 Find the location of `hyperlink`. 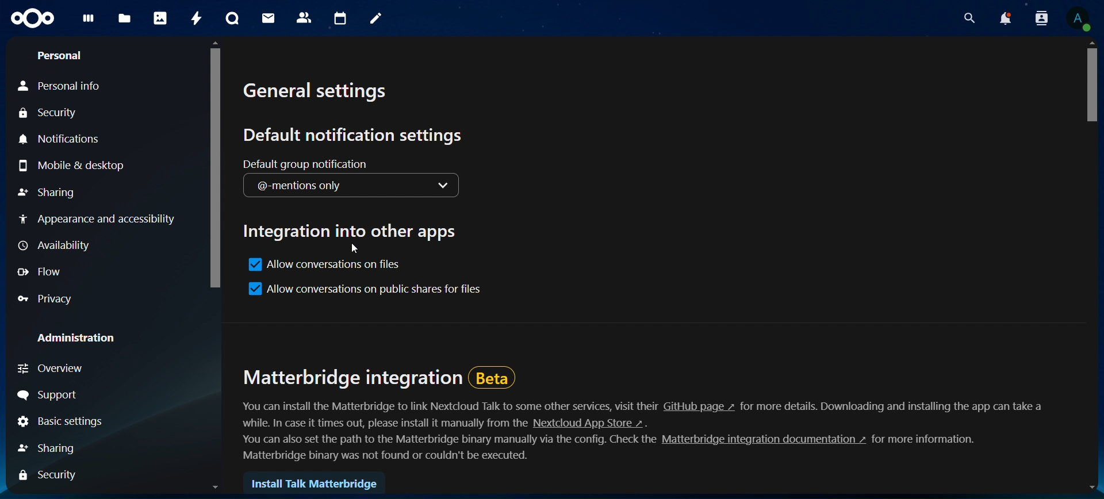

hyperlink is located at coordinates (760, 440).